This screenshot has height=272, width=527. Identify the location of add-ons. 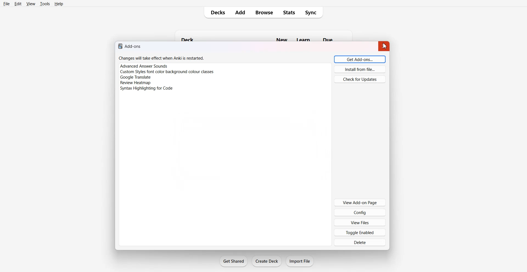
(130, 46).